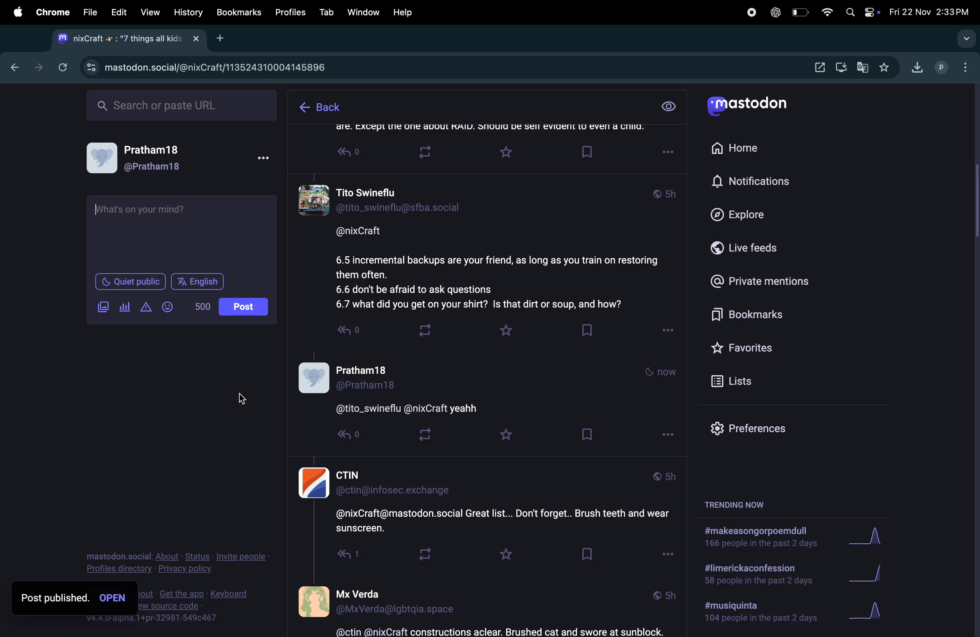 The image size is (980, 637). What do you see at coordinates (489, 389) in the screenshot?
I see `thread` at bounding box center [489, 389].